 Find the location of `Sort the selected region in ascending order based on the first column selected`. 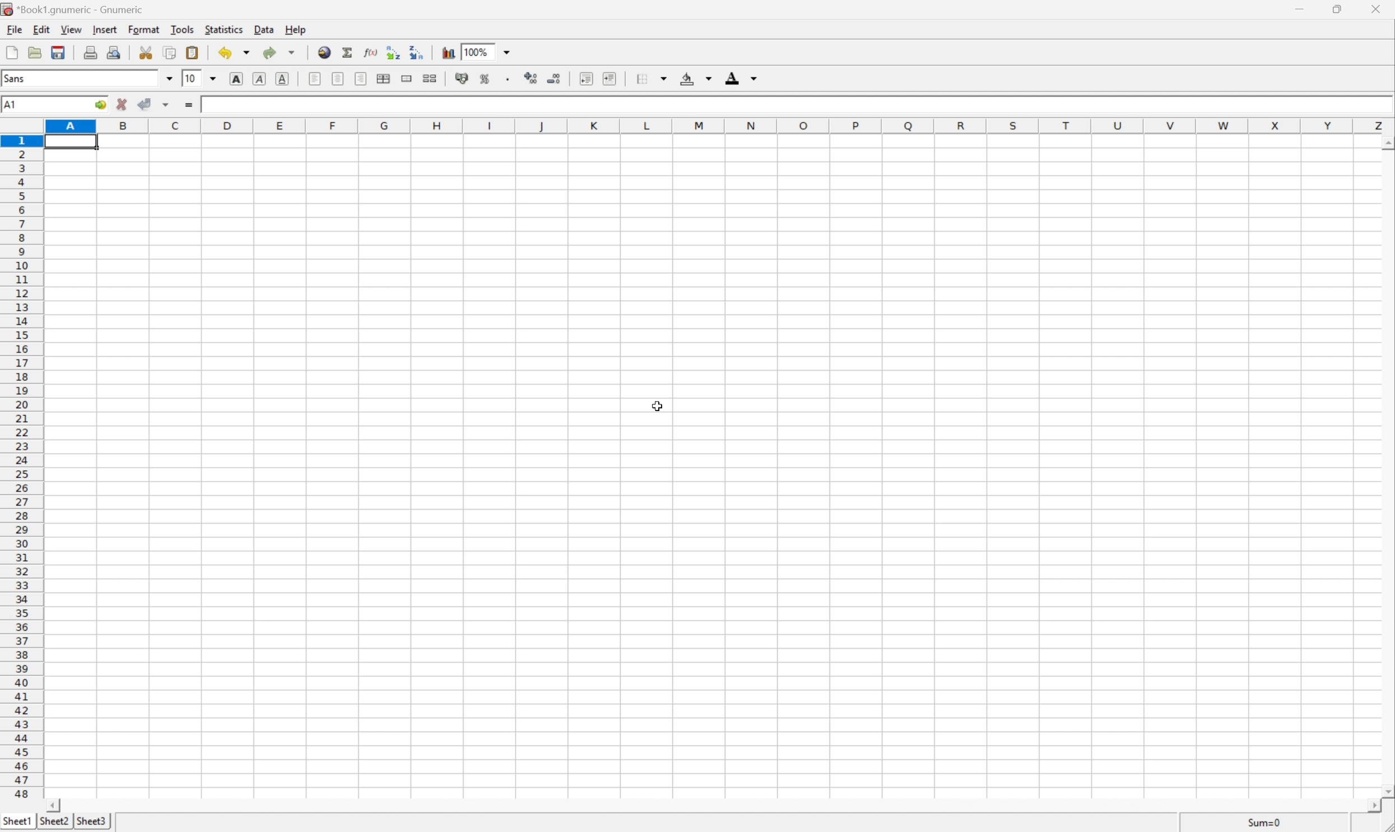

Sort the selected region in ascending order based on the first column selected is located at coordinates (391, 50).